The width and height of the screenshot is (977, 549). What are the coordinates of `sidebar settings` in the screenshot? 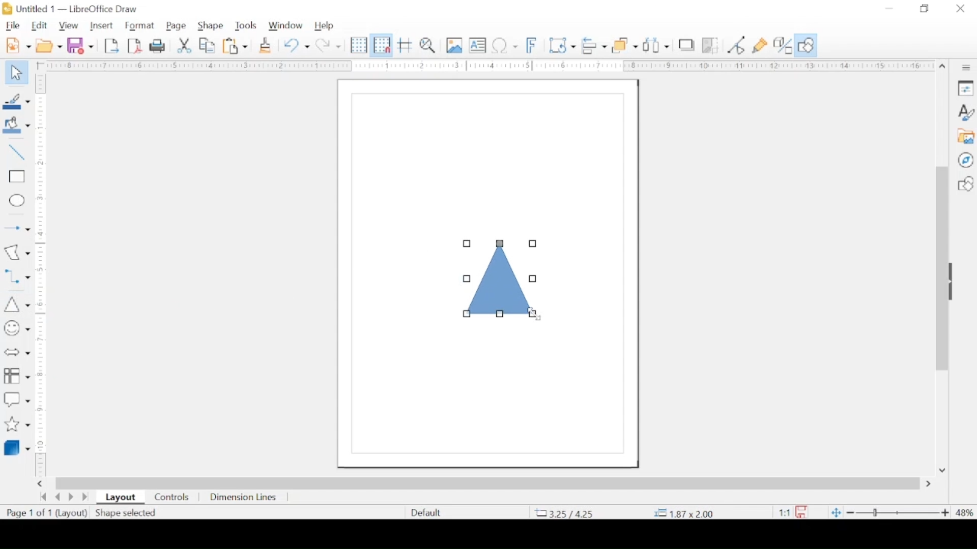 It's located at (967, 68).